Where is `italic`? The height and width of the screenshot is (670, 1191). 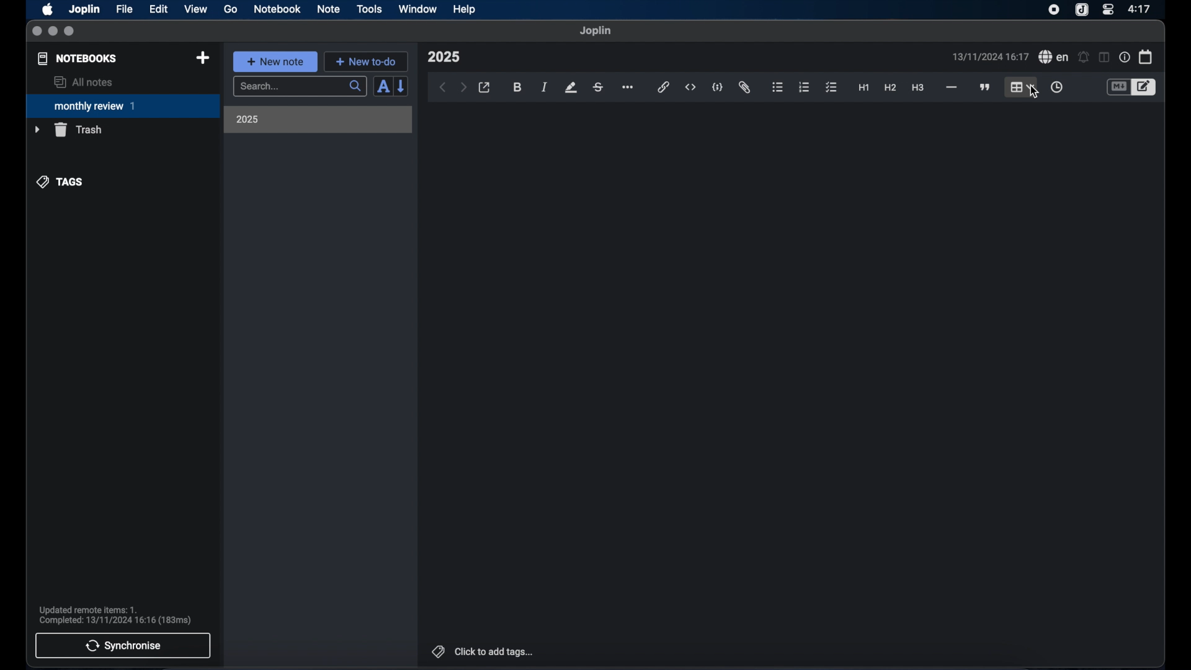
italic is located at coordinates (545, 87).